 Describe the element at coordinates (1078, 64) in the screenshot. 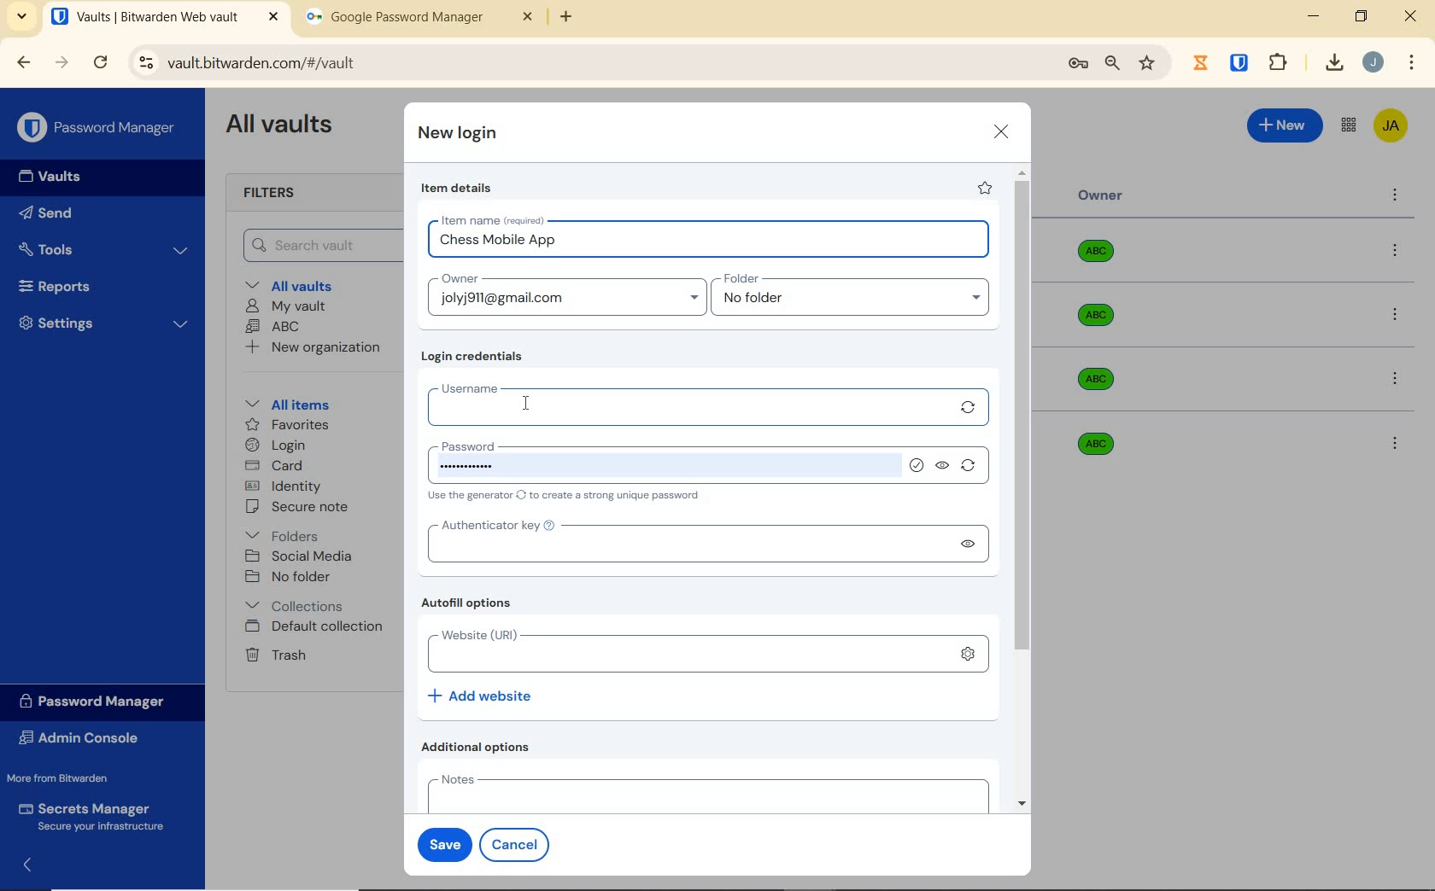

I see `manage passwords` at that location.